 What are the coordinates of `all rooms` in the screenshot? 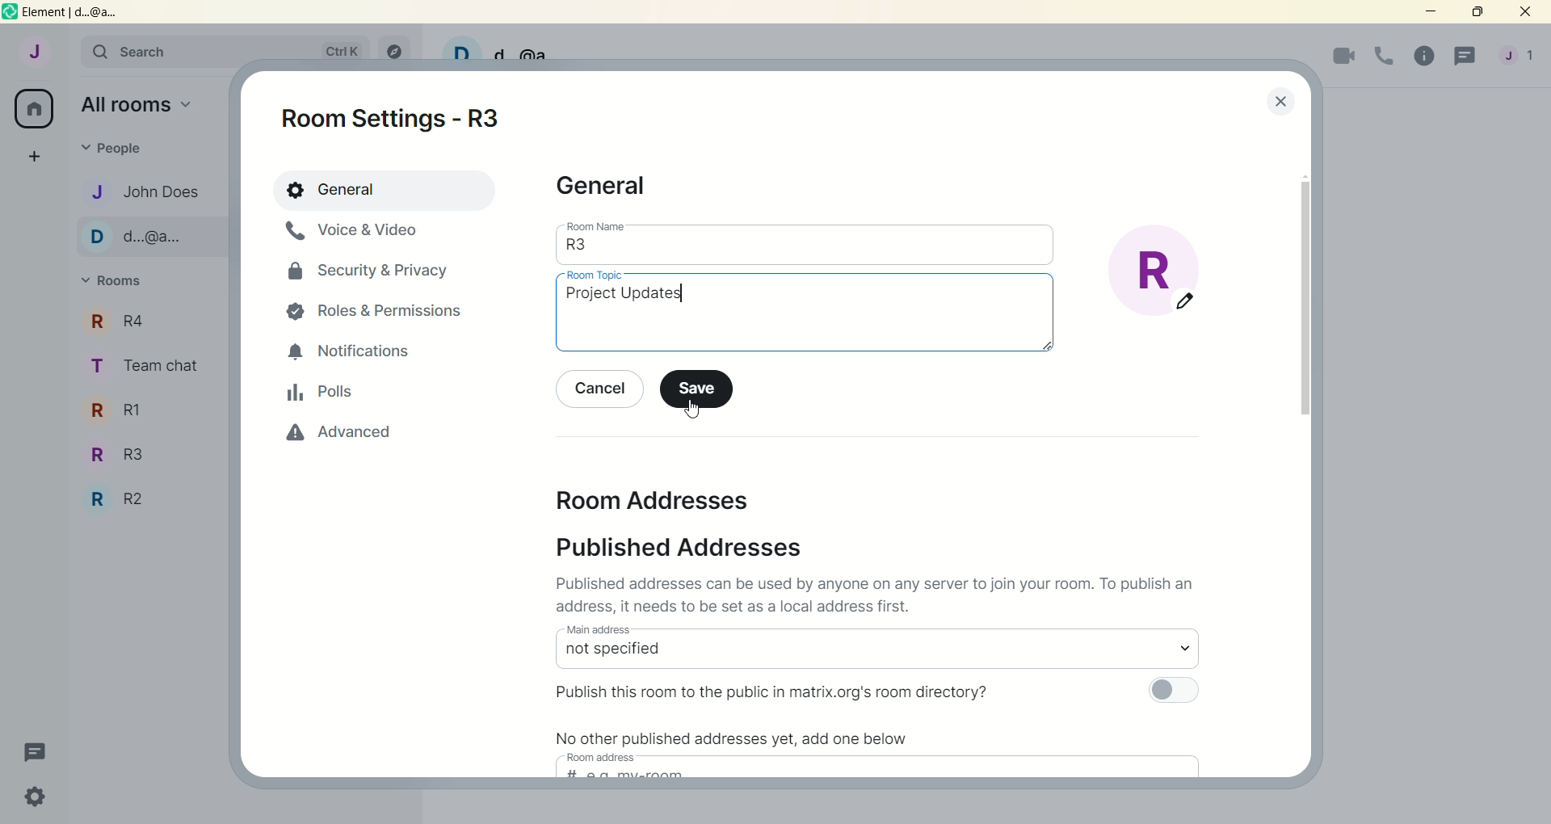 It's located at (143, 103).